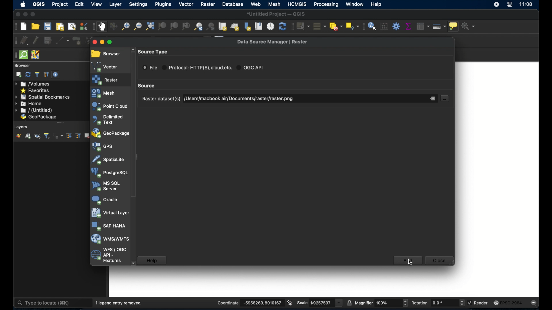  Describe the element at coordinates (35, 55) in the screenshot. I see `josh remote` at that location.